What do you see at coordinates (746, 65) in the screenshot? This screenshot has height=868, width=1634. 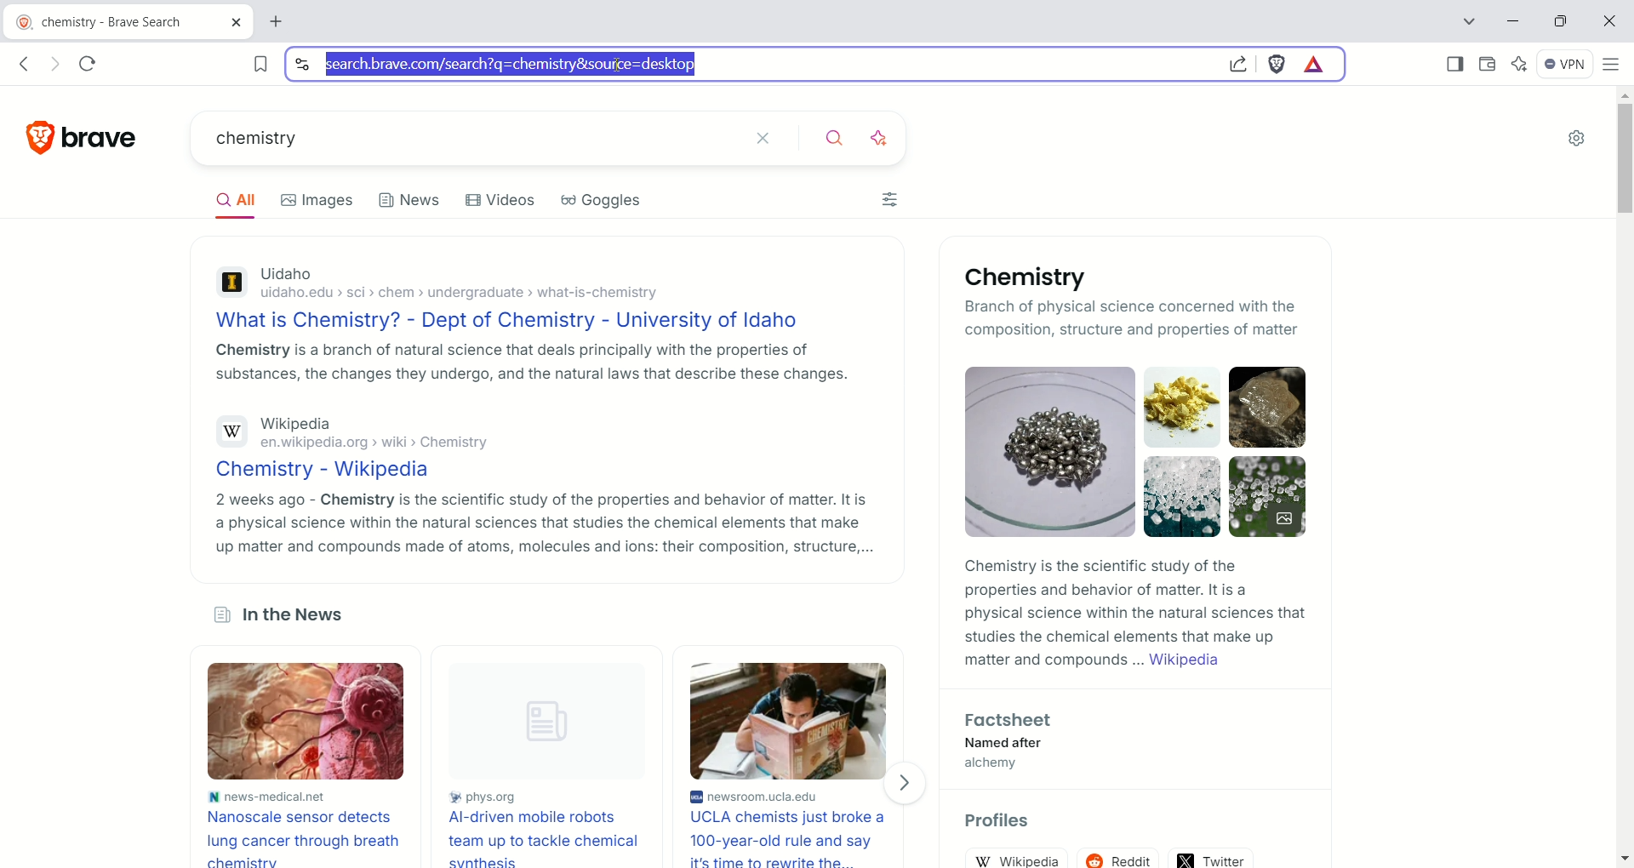 I see `search bar` at bounding box center [746, 65].